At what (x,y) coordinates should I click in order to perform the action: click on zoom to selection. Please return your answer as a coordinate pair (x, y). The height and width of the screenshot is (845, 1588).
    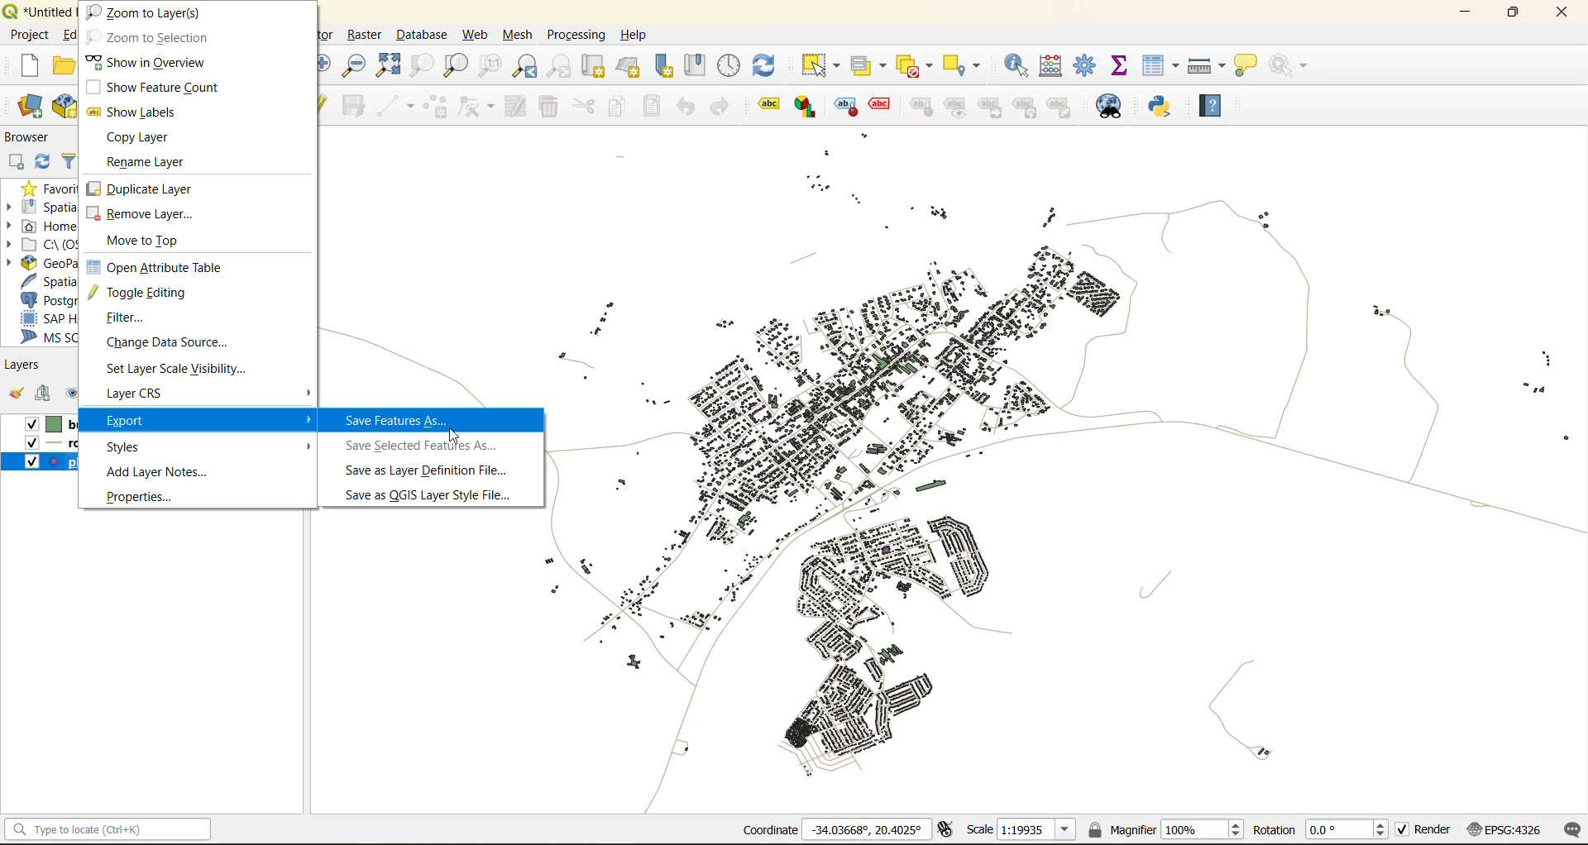
    Looking at the image, I should click on (147, 37).